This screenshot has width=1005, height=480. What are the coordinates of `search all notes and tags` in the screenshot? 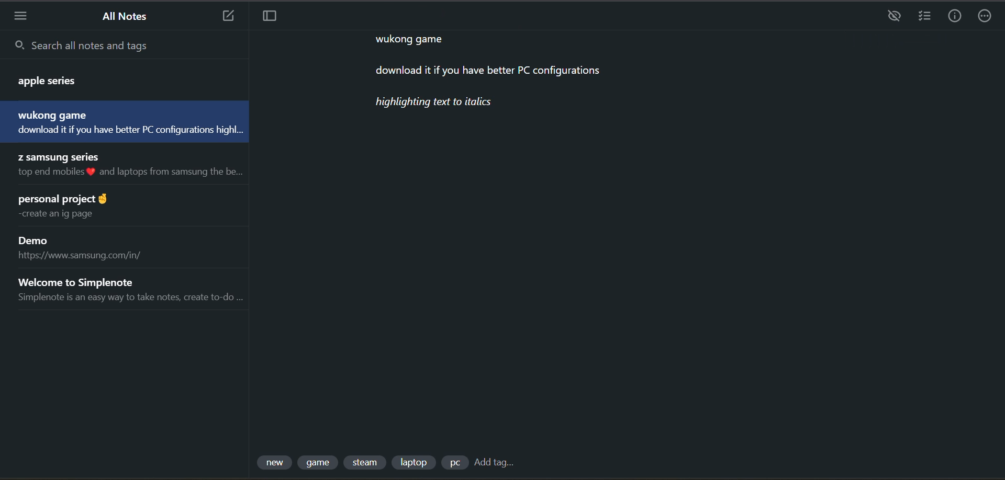 It's located at (127, 44).